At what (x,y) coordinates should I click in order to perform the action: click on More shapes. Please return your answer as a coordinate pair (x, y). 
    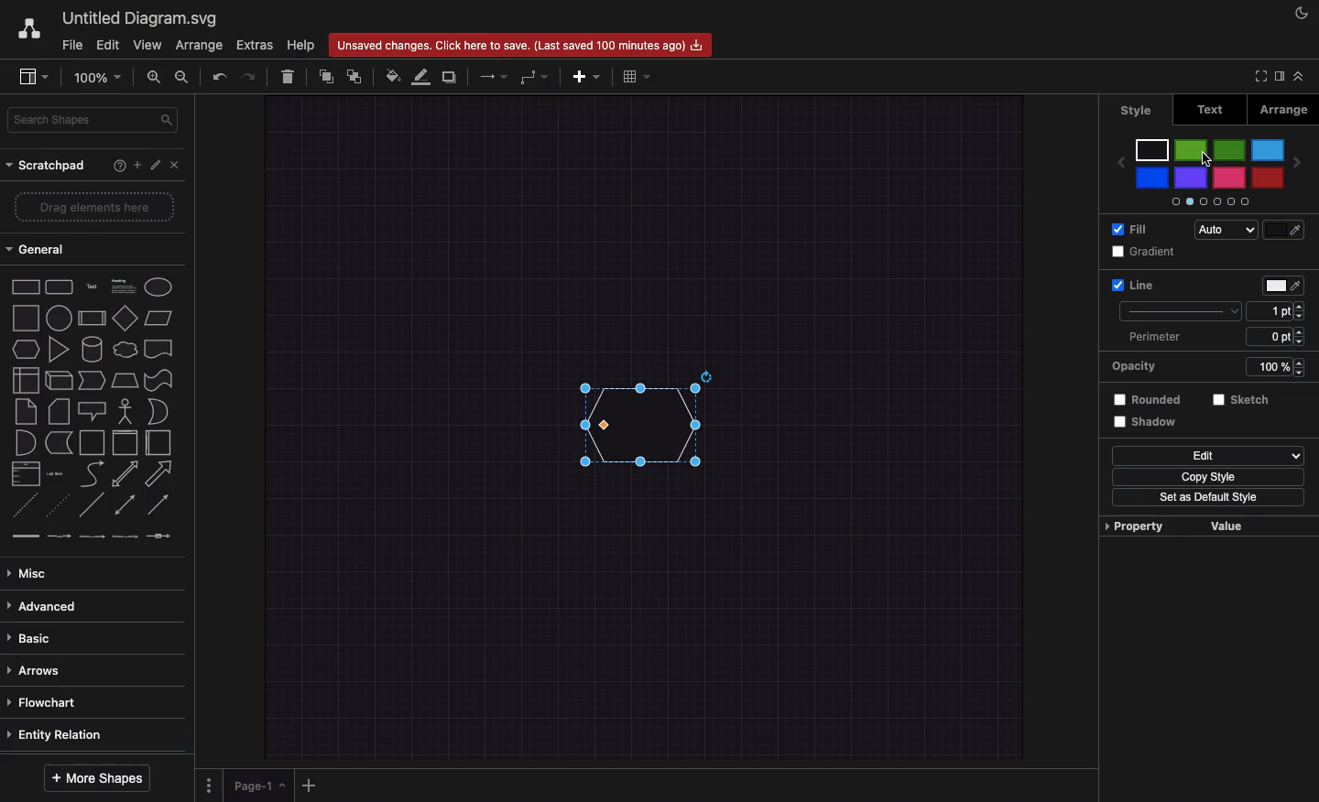
    Looking at the image, I should click on (97, 777).